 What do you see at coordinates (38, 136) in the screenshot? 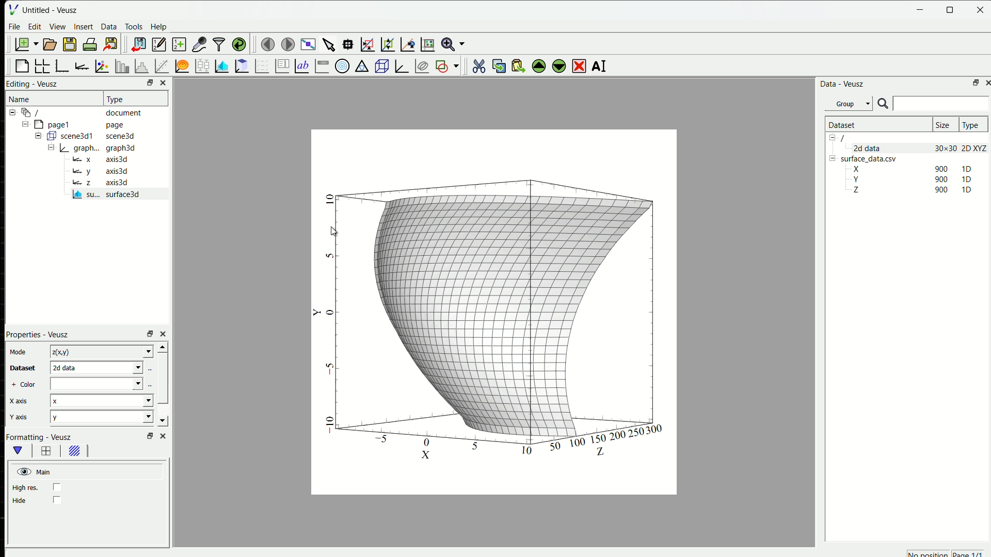
I see `Collapse /expand` at bounding box center [38, 136].